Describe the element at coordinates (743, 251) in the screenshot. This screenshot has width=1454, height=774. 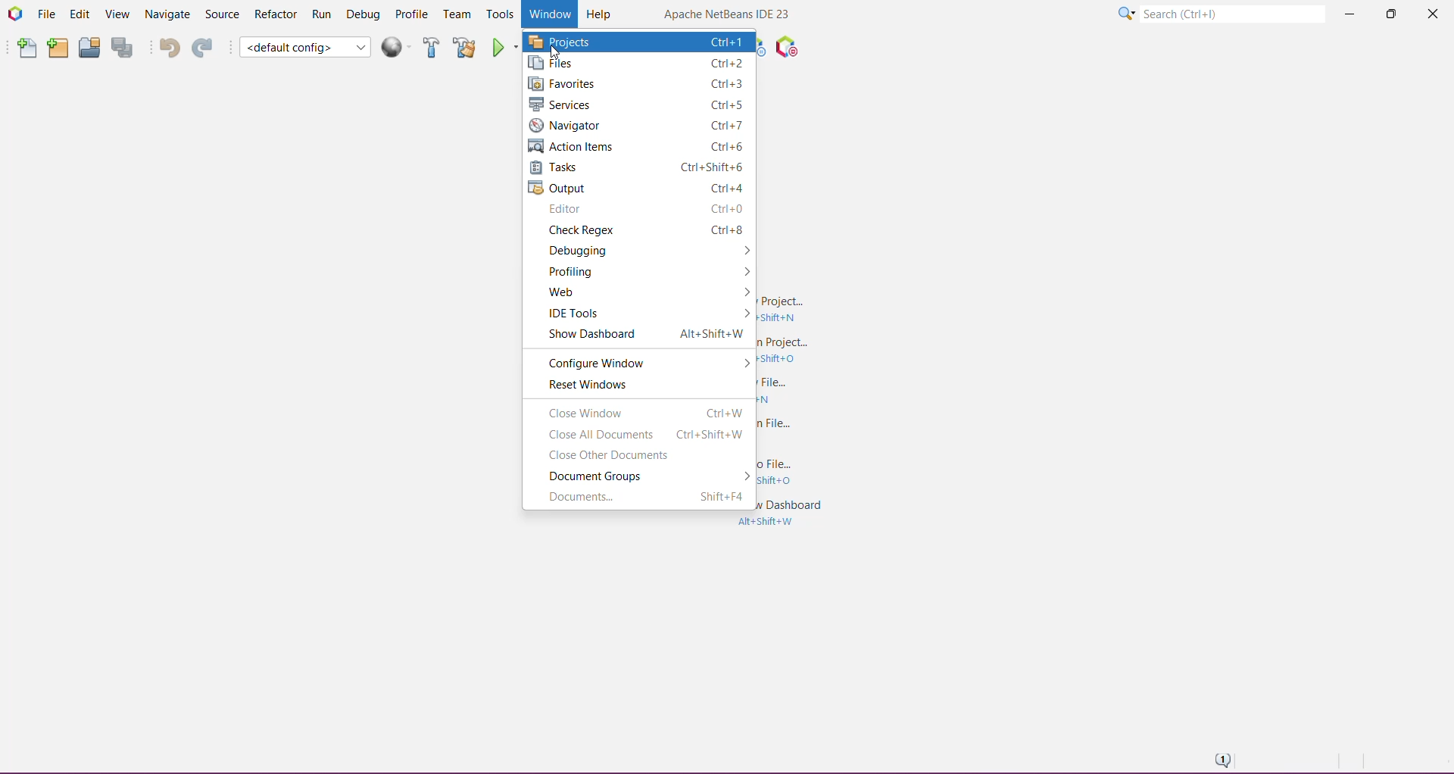
I see `More Options` at that location.